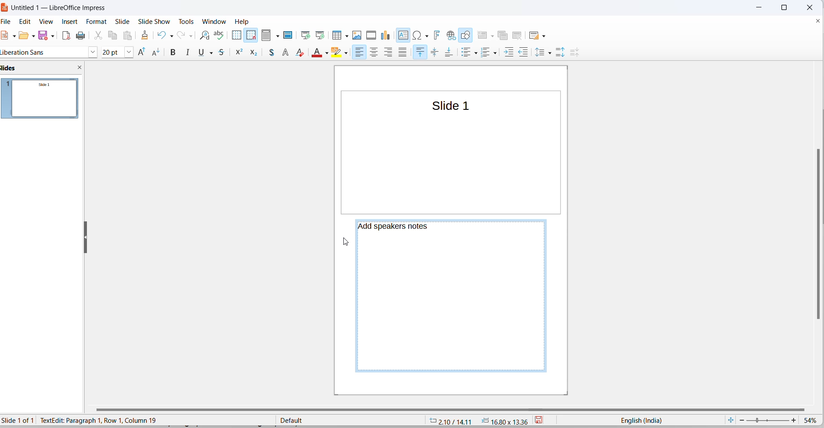 This screenshot has height=428, width=824. I want to click on redo options, so click(191, 36).